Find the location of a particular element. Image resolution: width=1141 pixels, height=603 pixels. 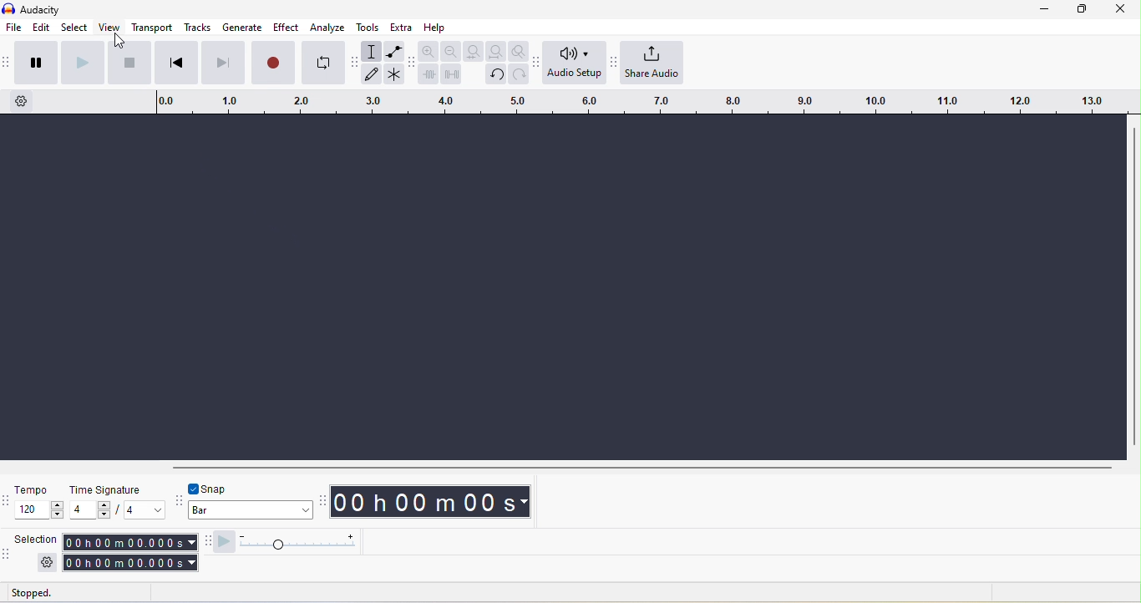

analyze is located at coordinates (327, 28).